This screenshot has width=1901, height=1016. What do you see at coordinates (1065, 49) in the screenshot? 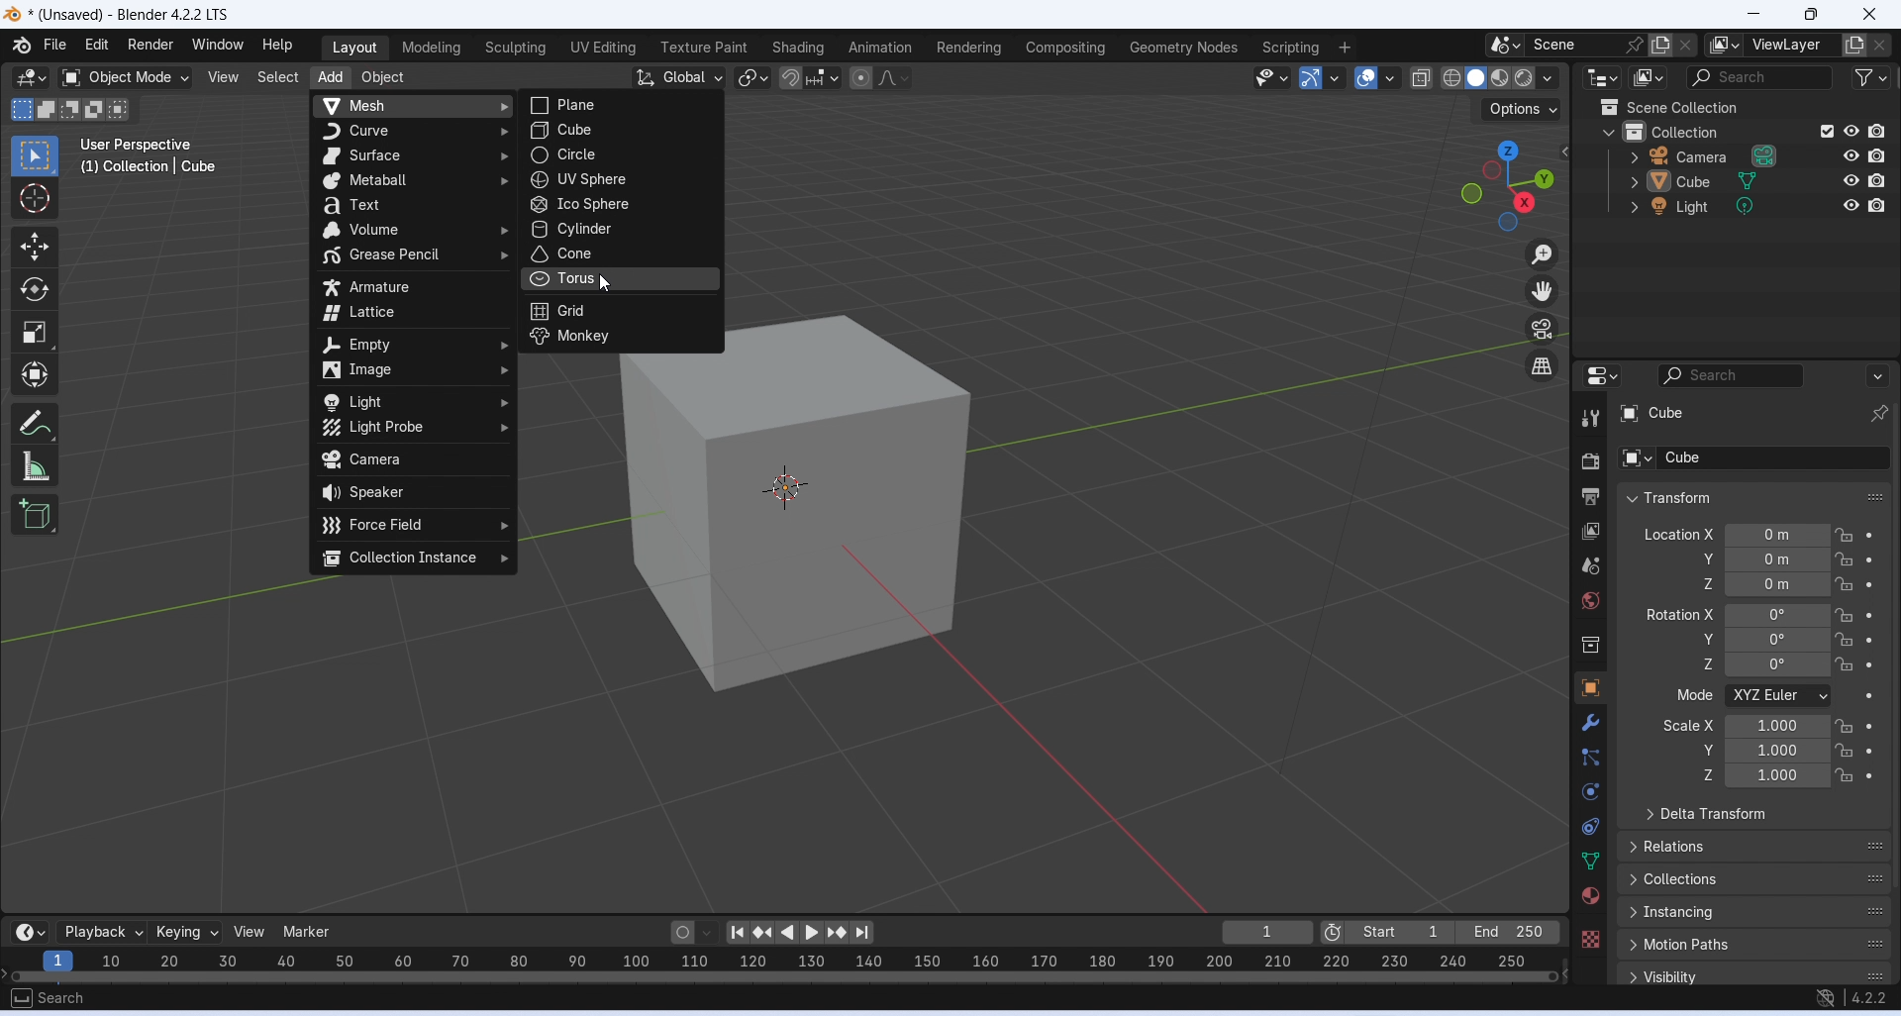
I see `Compositing` at bounding box center [1065, 49].